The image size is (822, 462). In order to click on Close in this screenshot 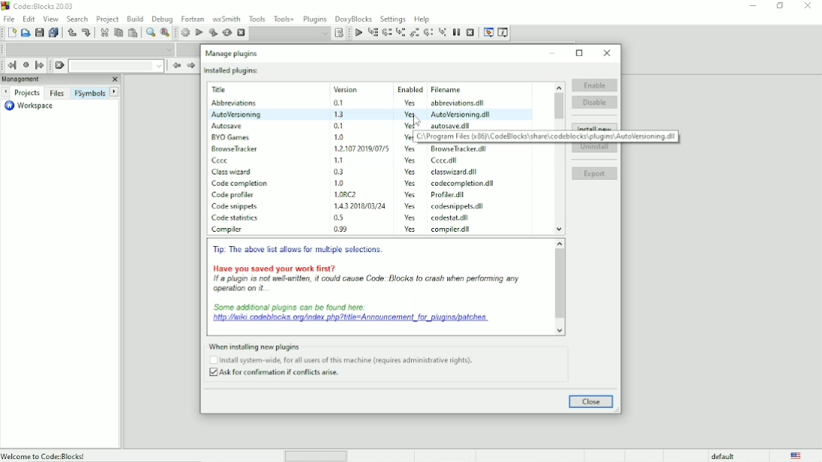, I will do `click(808, 6)`.